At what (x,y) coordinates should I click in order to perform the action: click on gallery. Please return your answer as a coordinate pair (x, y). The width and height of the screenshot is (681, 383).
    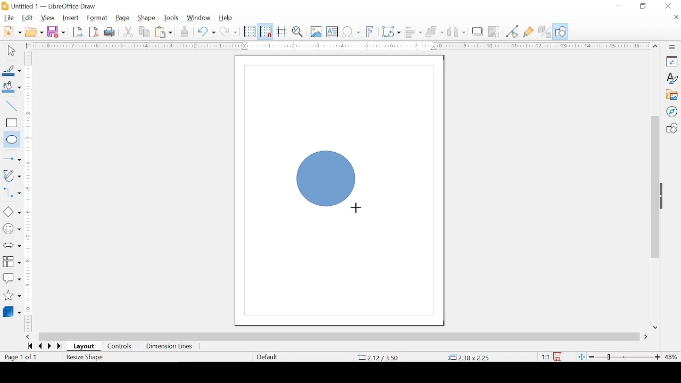
    Looking at the image, I should click on (673, 95).